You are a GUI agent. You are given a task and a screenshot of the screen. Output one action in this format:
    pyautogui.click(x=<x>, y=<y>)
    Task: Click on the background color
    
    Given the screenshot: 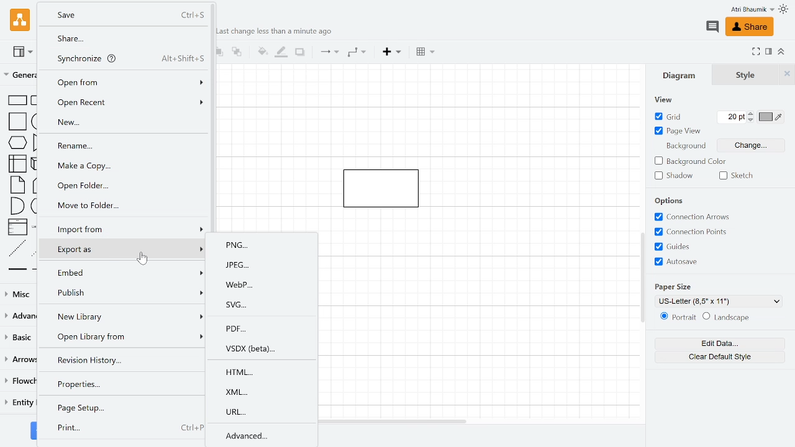 What is the action you would take?
    pyautogui.click(x=689, y=162)
    